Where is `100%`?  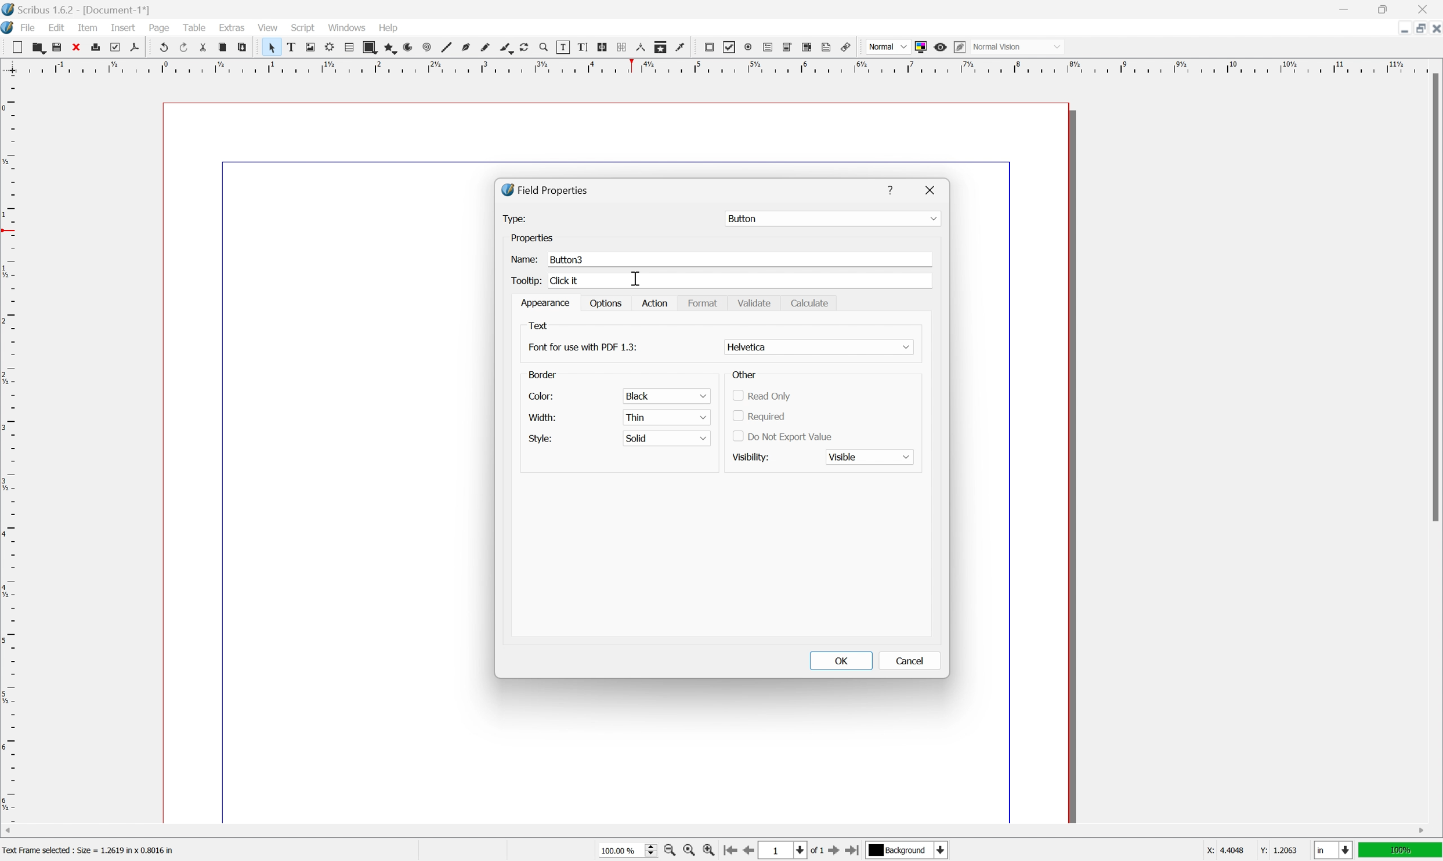 100% is located at coordinates (1401, 852).